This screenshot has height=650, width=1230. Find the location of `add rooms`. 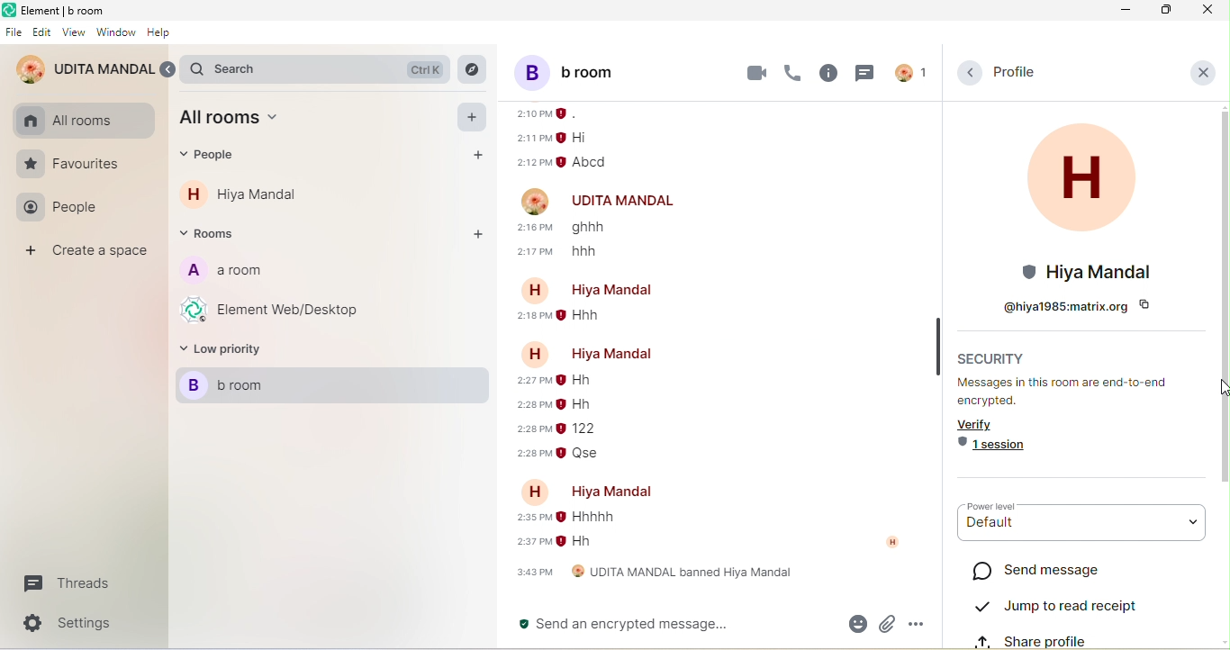

add rooms is located at coordinates (476, 234).